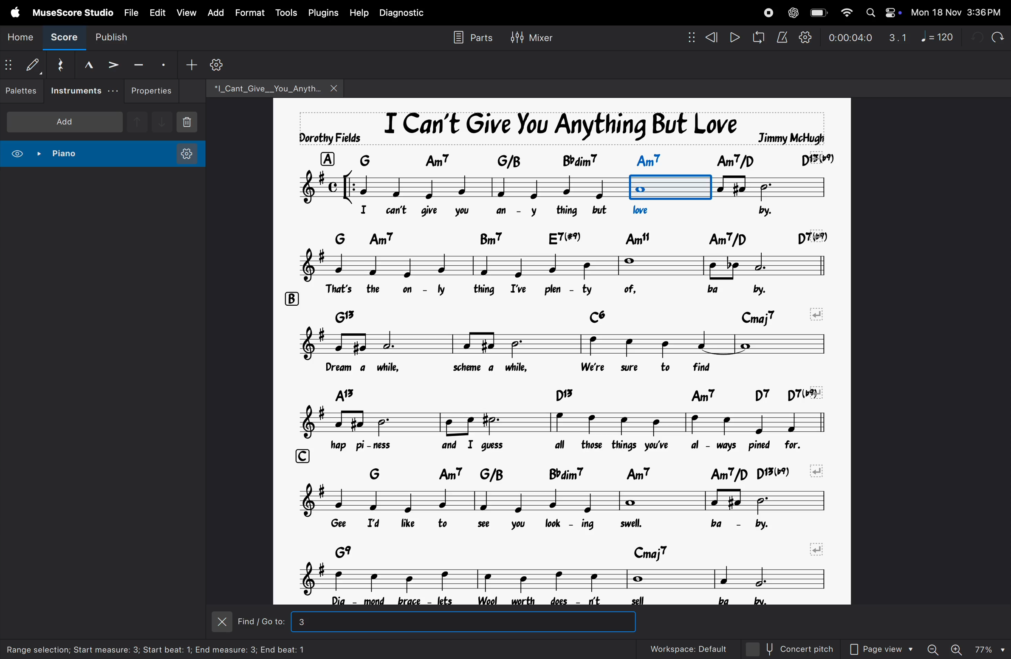  I want to click on notes, so click(777, 186).